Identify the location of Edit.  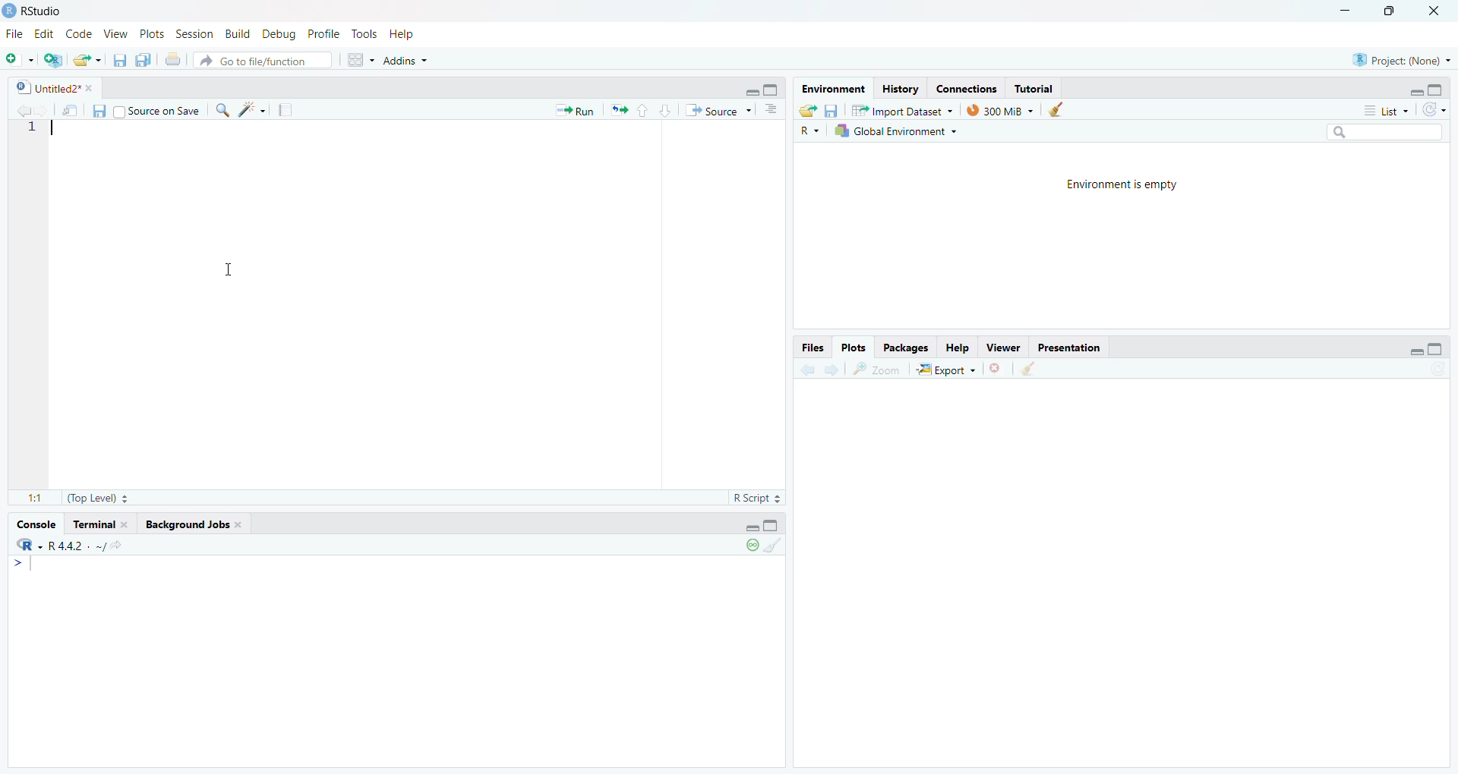
(43, 36).